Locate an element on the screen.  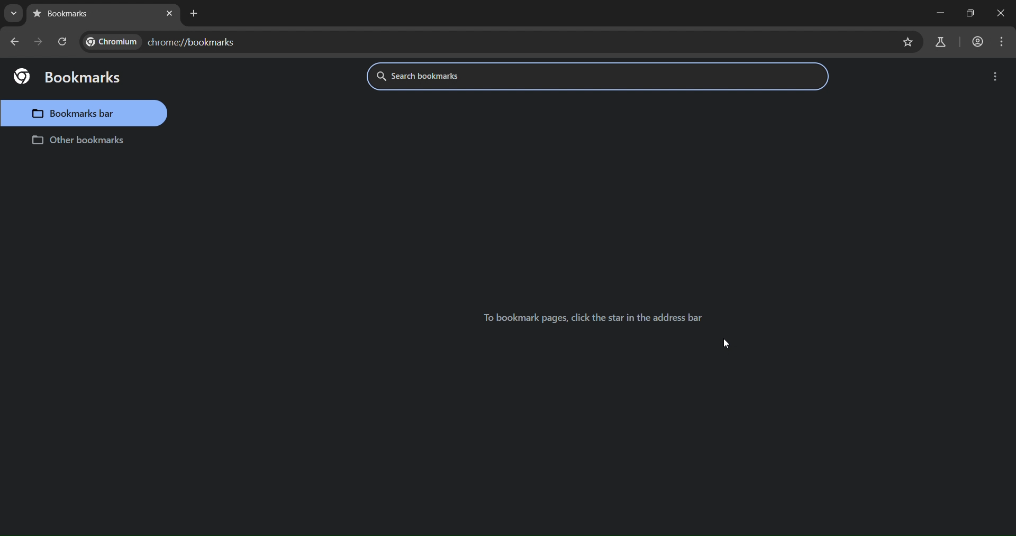
menu is located at coordinates (996, 78).